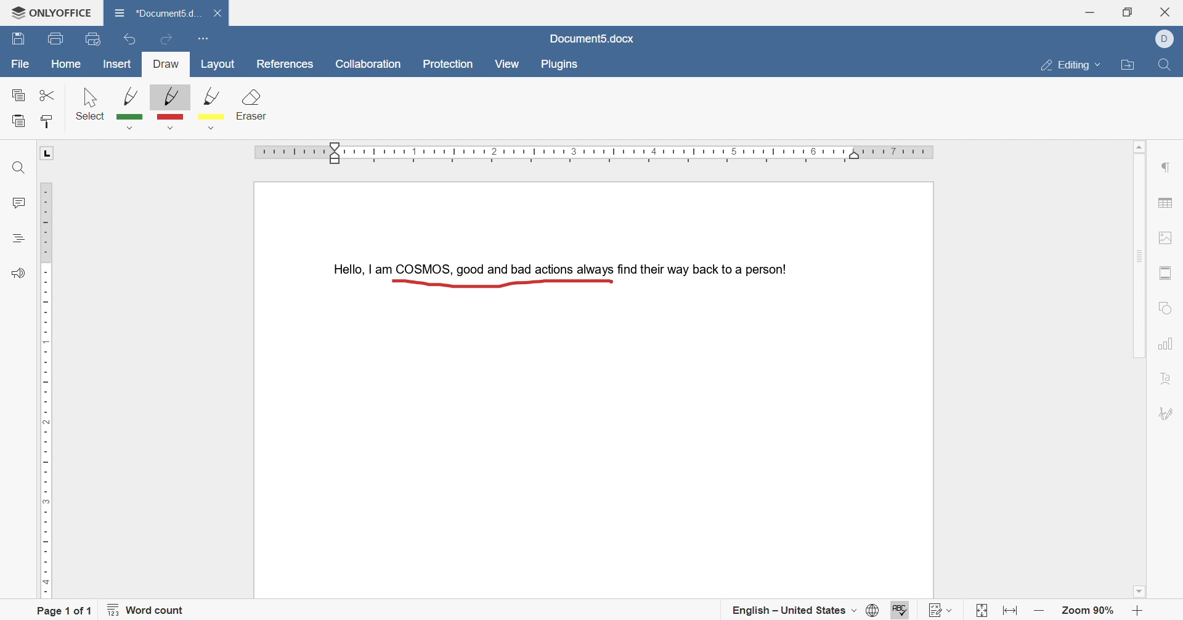  Describe the element at coordinates (1137, 611) in the screenshot. I see `zoom in` at that location.